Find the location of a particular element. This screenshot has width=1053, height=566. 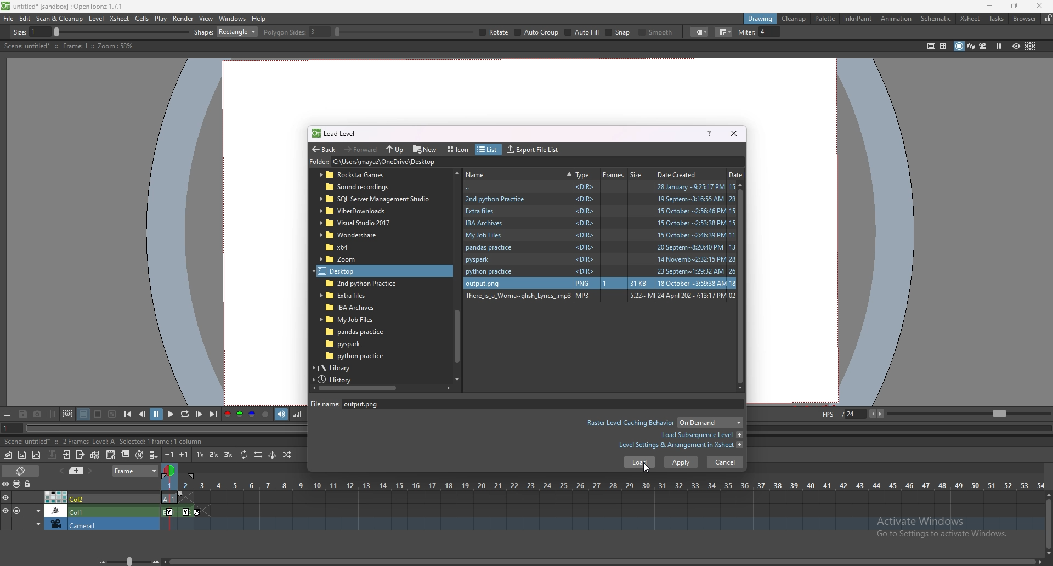

animation player is located at coordinates (168, 427).